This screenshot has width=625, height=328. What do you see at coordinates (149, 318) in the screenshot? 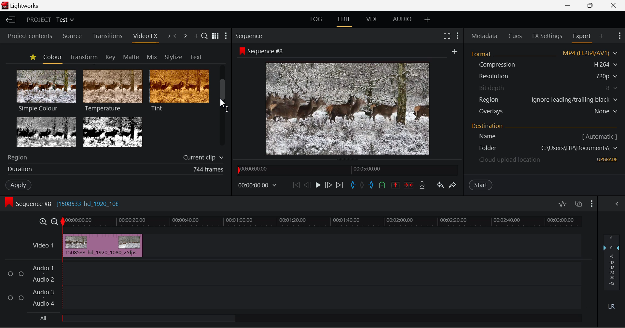
I see `all Audio` at bounding box center [149, 318].